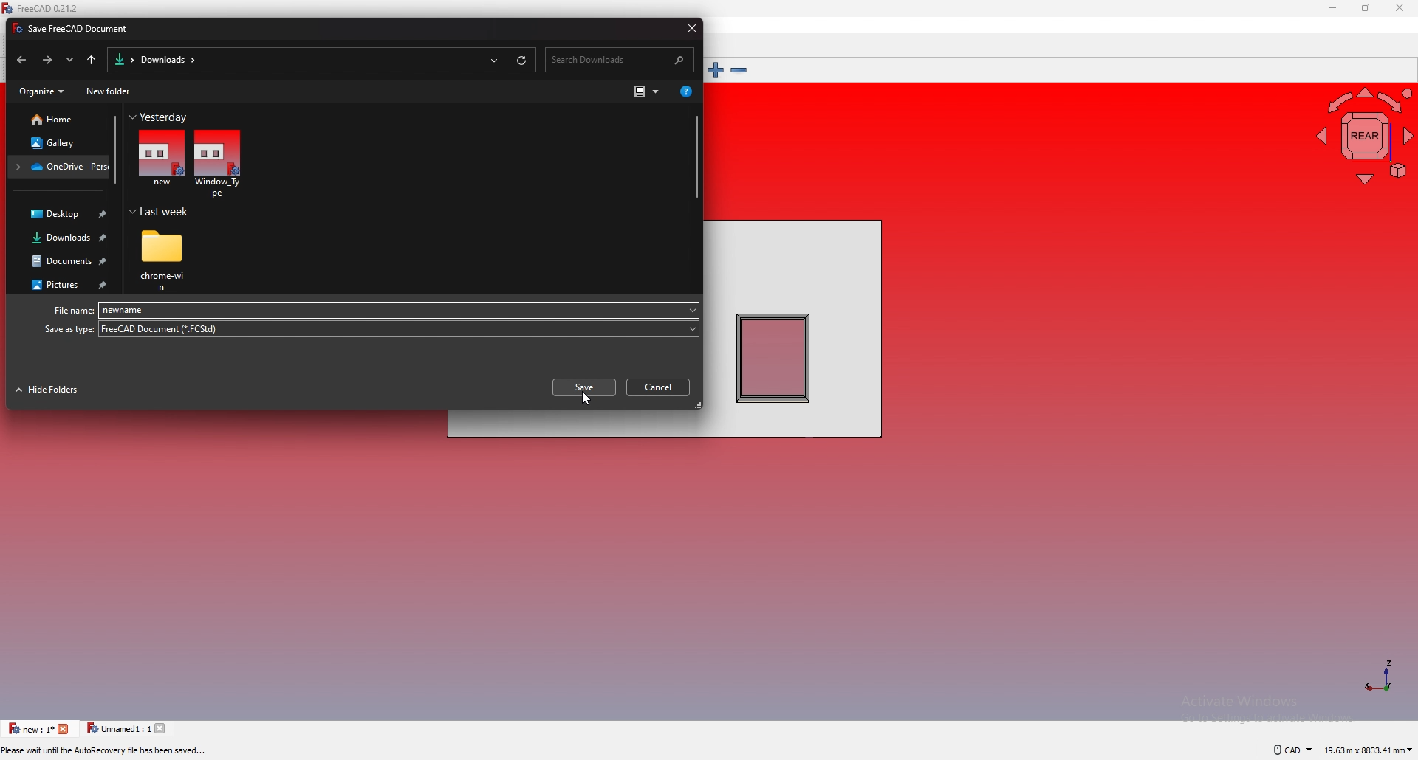 This screenshot has width=1418, height=760. Describe the element at coordinates (1400, 7) in the screenshot. I see `close` at that location.